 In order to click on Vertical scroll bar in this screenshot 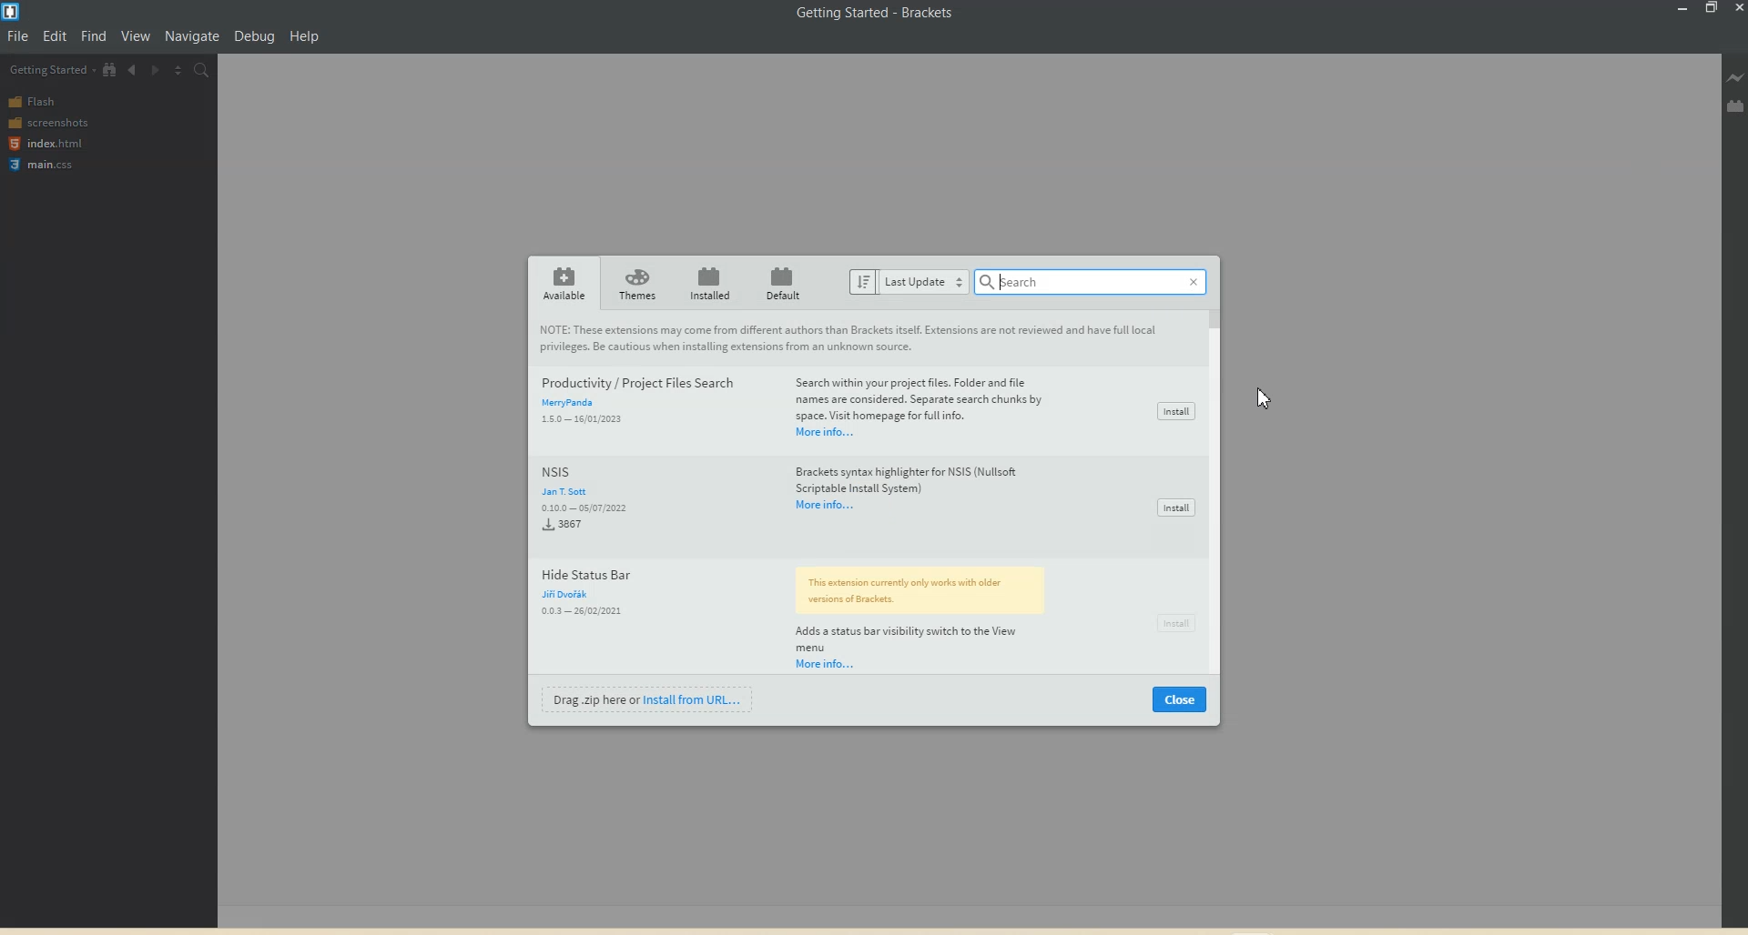, I will do `click(1219, 493)`.